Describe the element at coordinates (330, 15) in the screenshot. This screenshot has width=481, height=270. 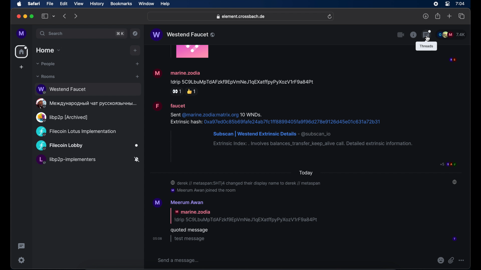
I see `refresh` at that location.